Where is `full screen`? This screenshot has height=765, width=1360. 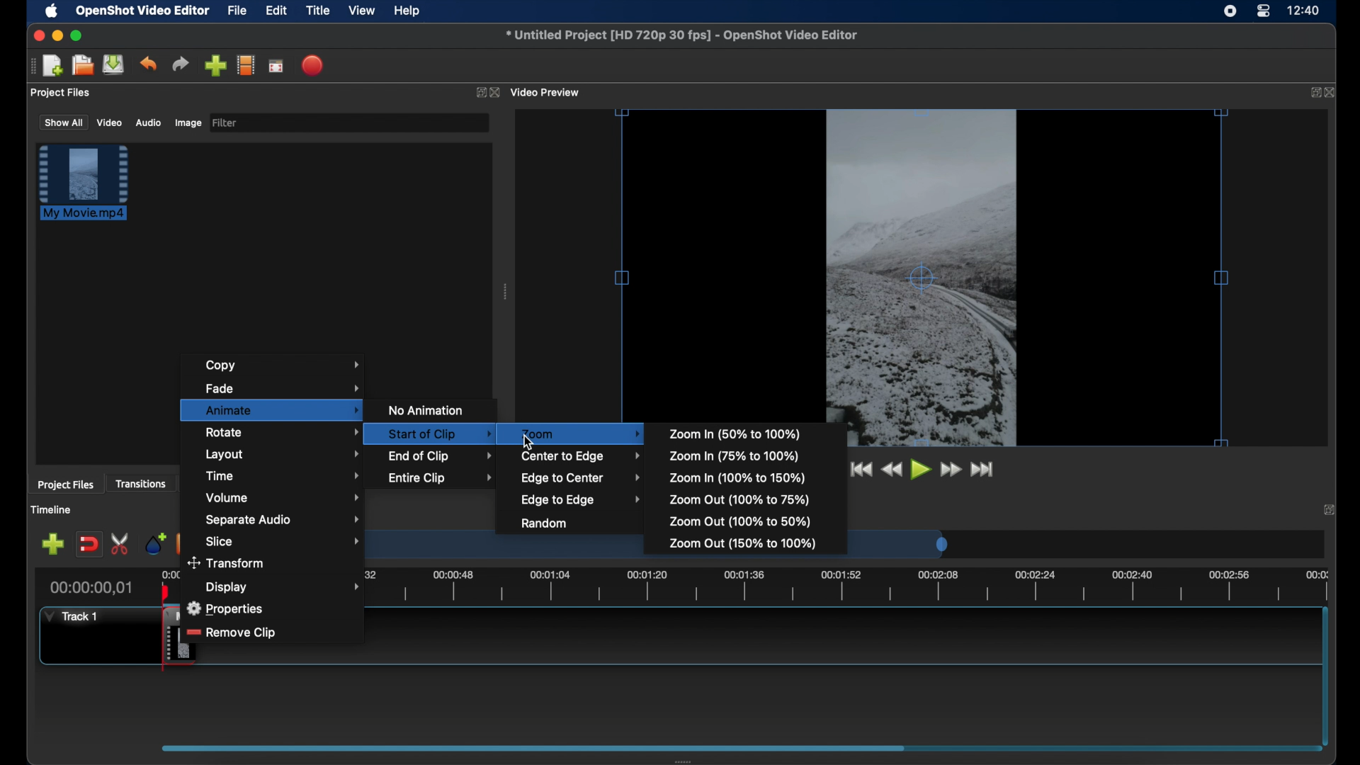 full screen is located at coordinates (276, 67).